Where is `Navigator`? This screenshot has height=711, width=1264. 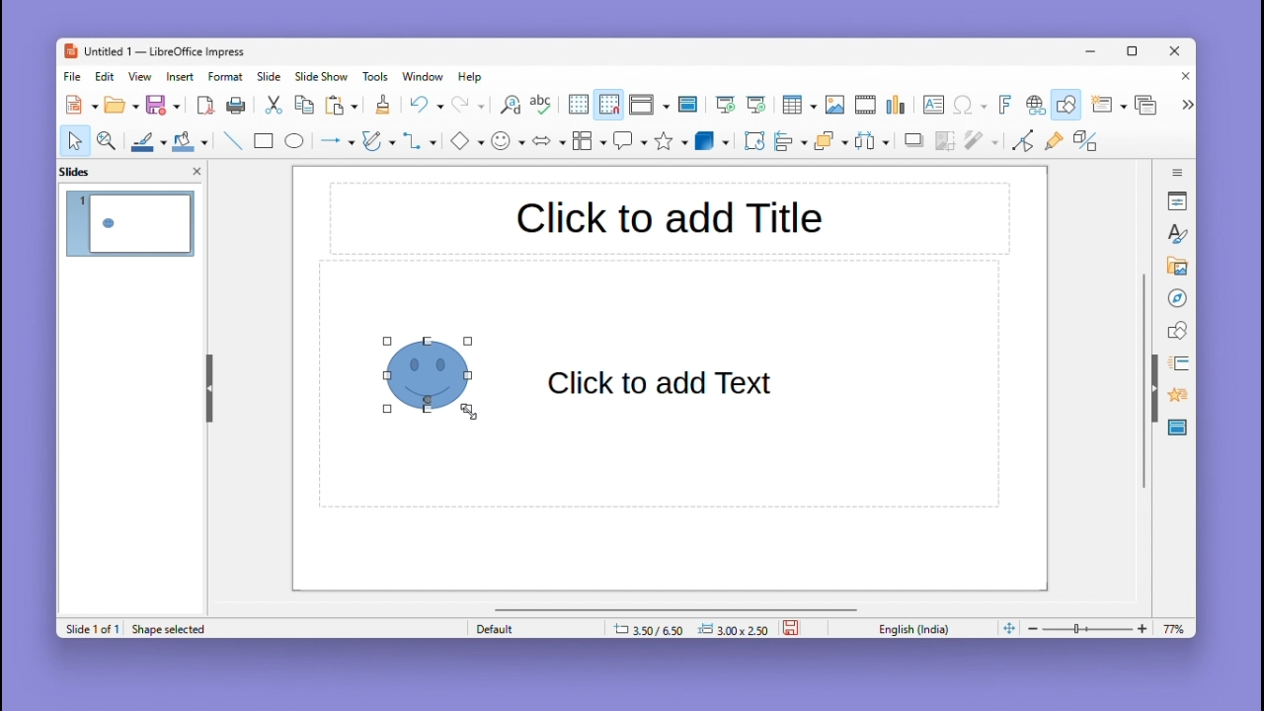 Navigator is located at coordinates (1177, 296).